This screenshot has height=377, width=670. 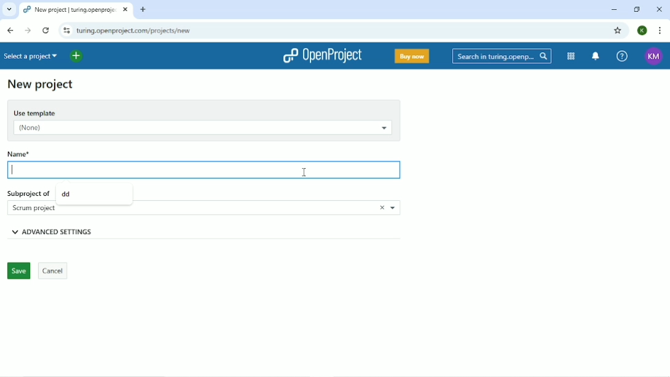 I want to click on Modules, so click(x=572, y=56).